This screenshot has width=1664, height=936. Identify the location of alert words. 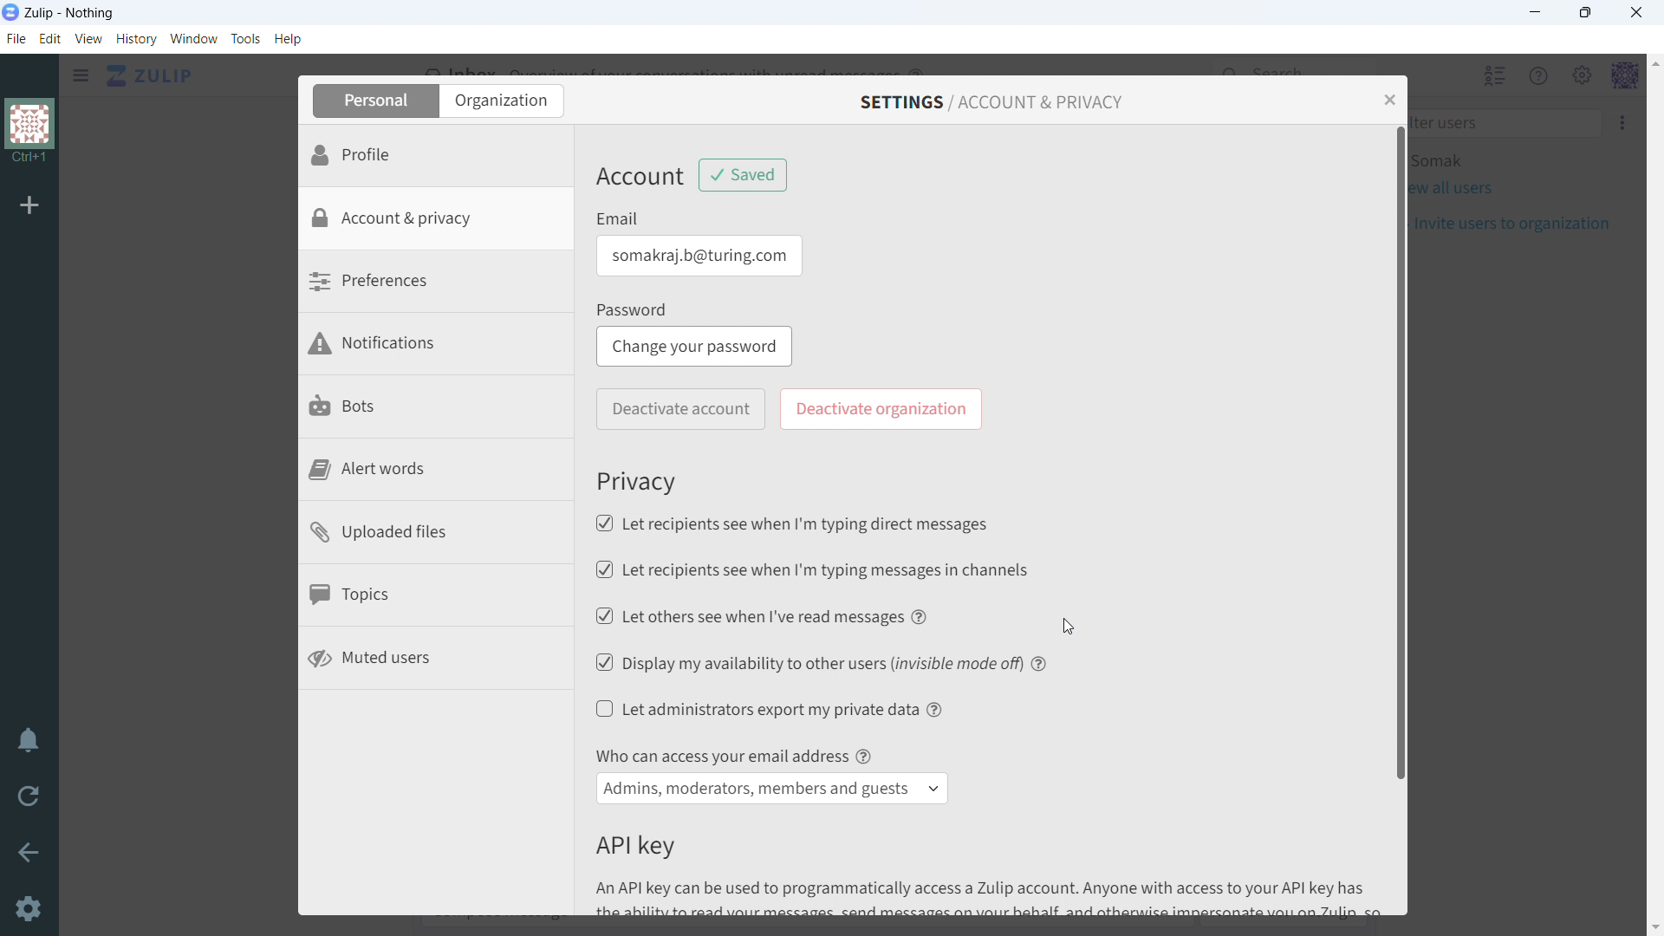
(434, 470).